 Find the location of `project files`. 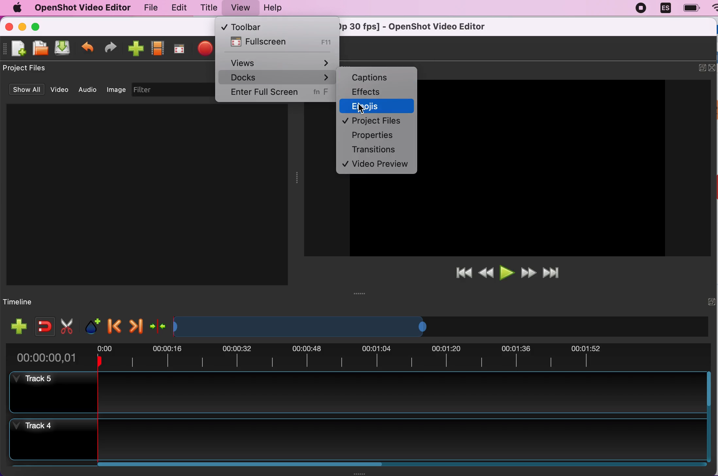

project files is located at coordinates (25, 68).